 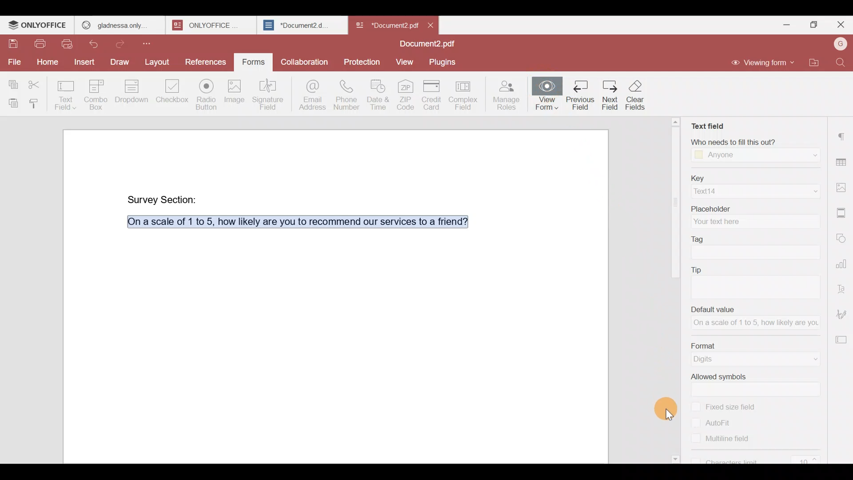 I want to click on Phone number, so click(x=347, y=94).